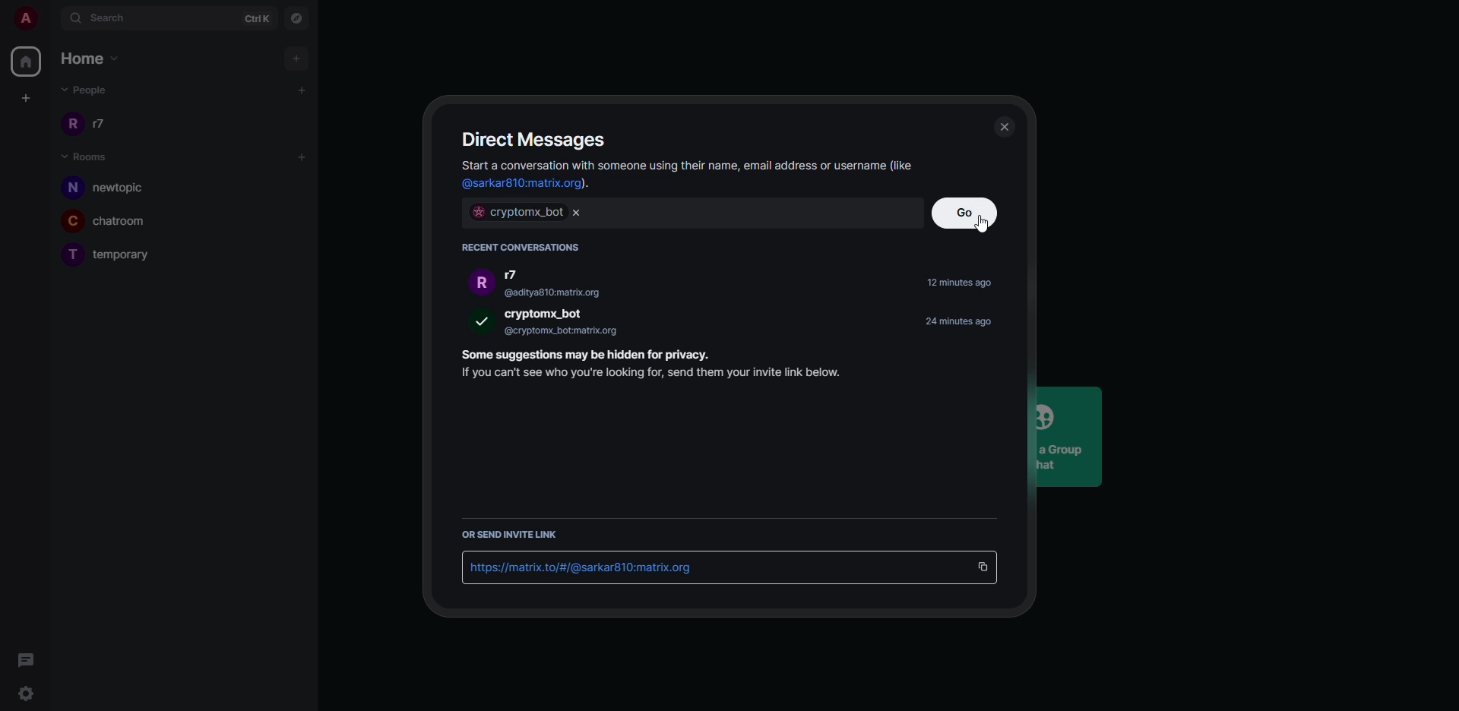 The image size is (1459, 711). What do you see at coordinates (967, 321) in the screenshot?
I see `time` at bounding box center [967, 321].